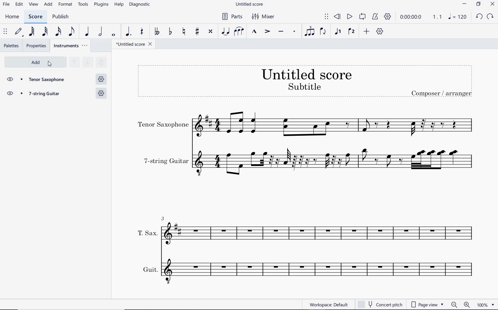  What do you see at coordinates (198, 32) in the screenshot?
I see `TOGGLE SHARP` at bounding box center [198, 32].